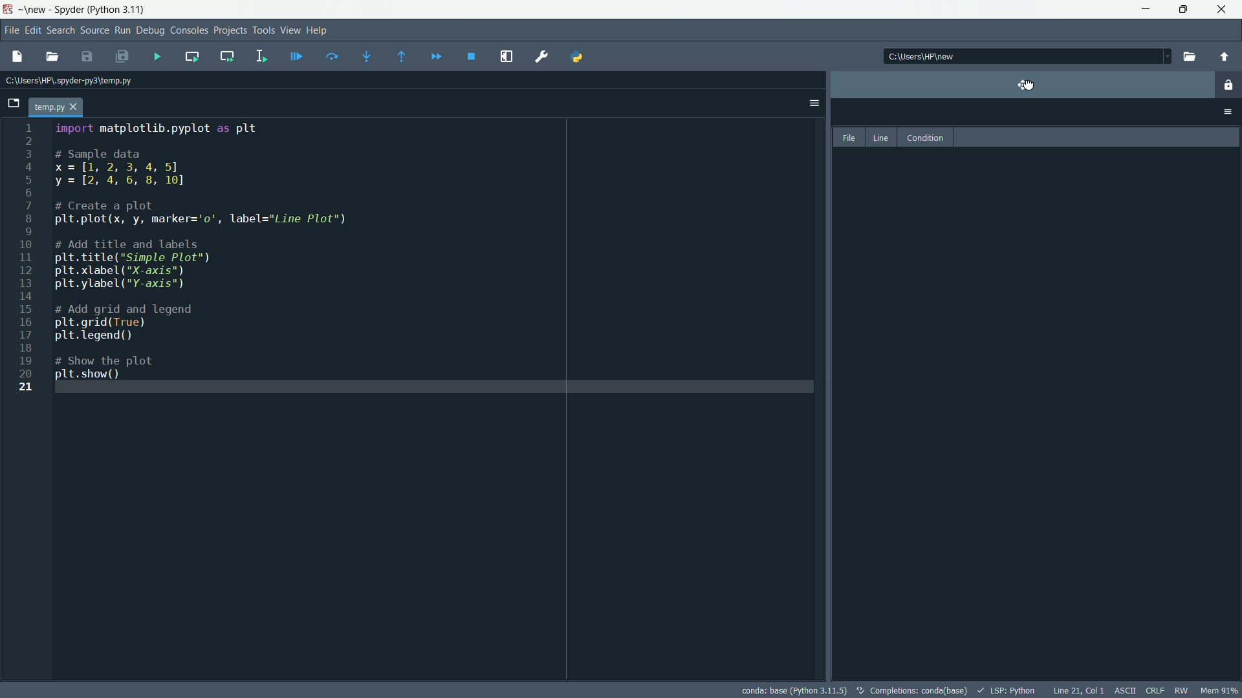  What do you see at coordinates (35, 9) in the screenshot?
I see `new` at bounding box center [35, 9].